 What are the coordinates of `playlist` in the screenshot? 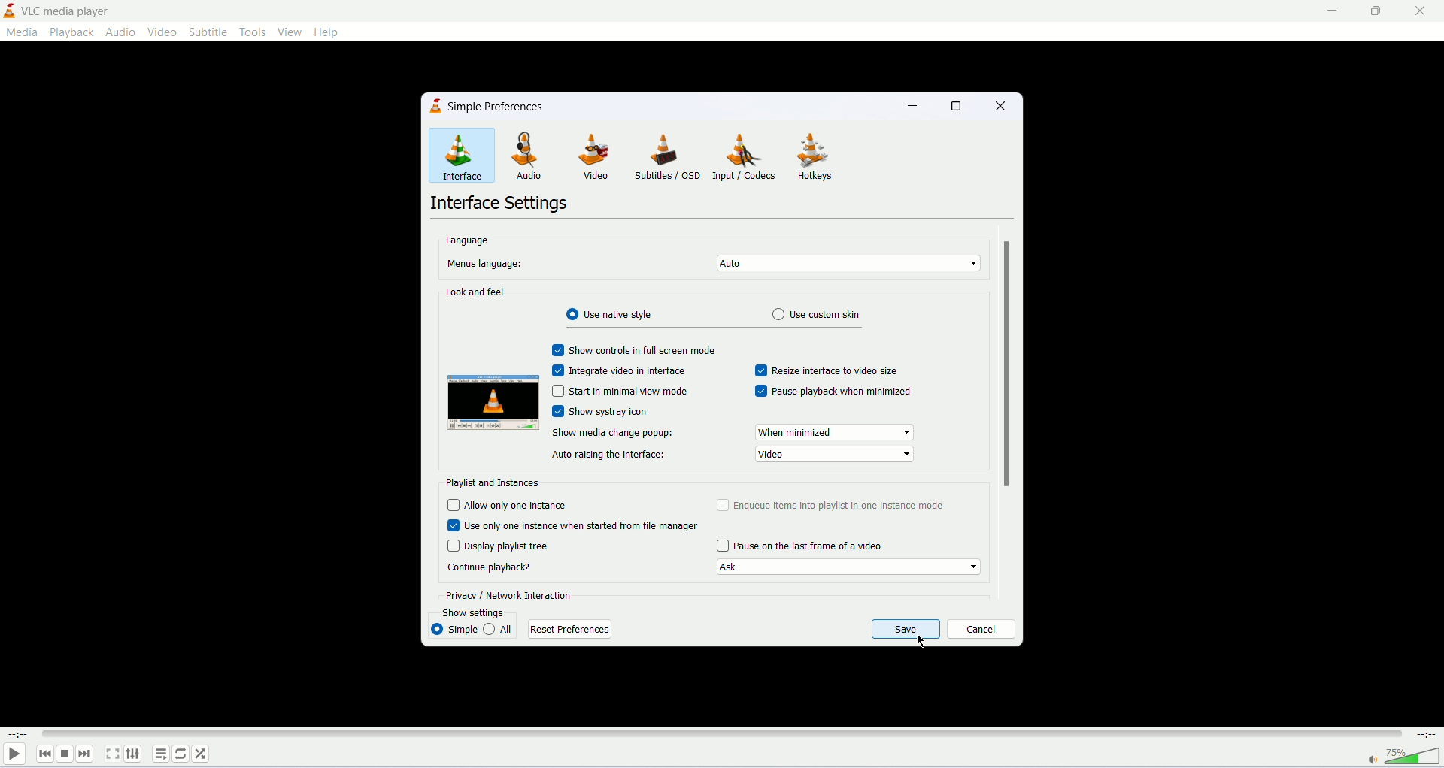 It's located at (159, 757).